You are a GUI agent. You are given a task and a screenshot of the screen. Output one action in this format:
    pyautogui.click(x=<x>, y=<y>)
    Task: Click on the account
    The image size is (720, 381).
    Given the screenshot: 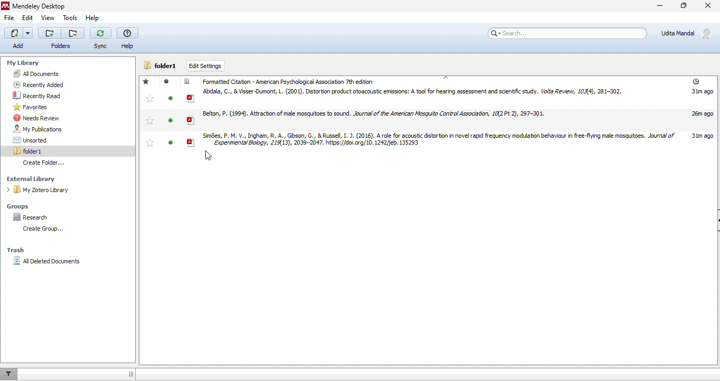 What is the action you would take?
    pyautogui.click(x=688, y=33)
    